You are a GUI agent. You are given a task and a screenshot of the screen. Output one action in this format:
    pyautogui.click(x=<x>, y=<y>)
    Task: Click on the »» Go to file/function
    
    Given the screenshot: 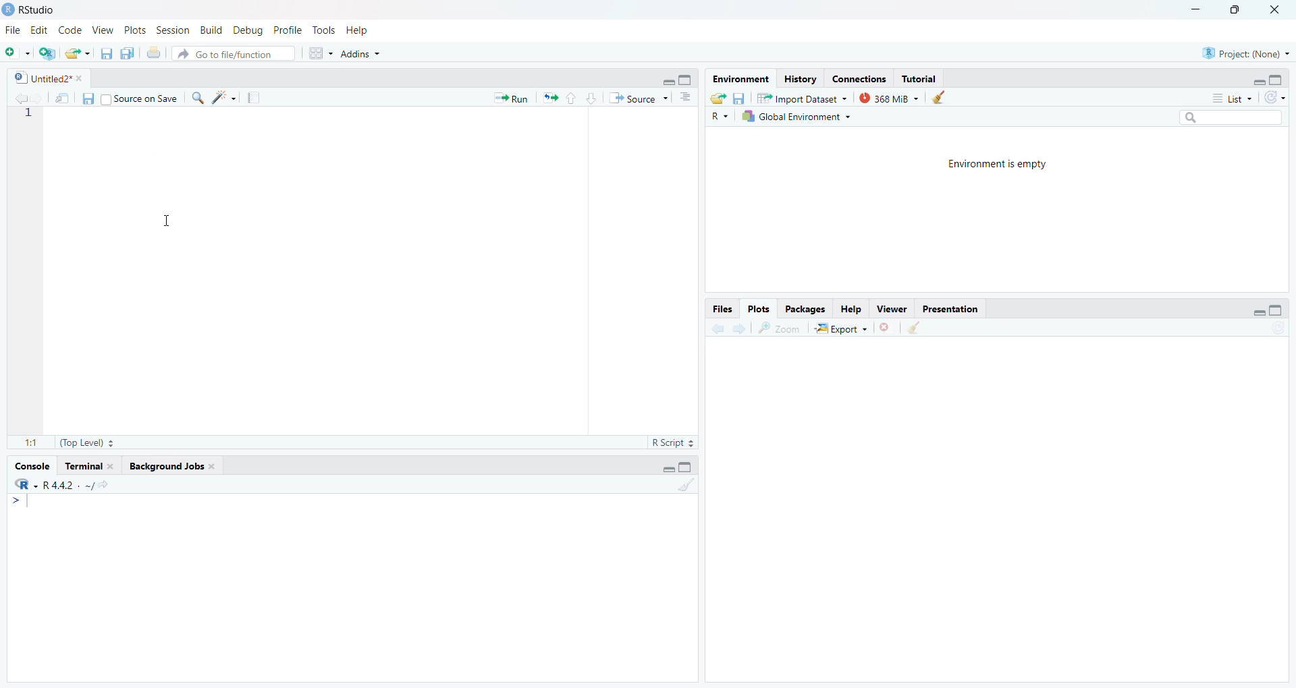 What is the action you would take?
    pyautogui.click(x=238, y=55)
    